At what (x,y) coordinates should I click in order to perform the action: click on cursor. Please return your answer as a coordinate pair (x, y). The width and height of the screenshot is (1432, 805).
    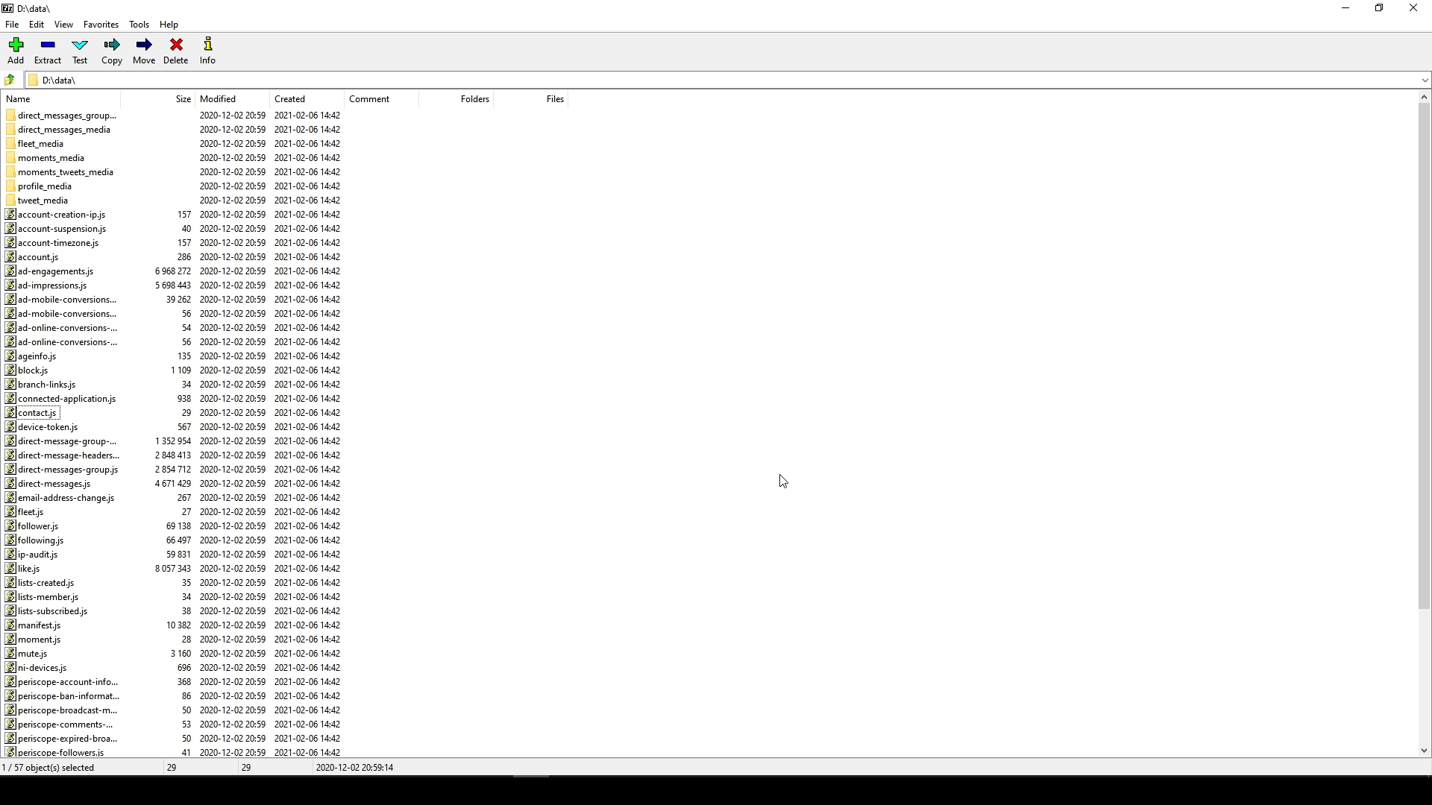
    Looking at the image, I should click on (788, 482).